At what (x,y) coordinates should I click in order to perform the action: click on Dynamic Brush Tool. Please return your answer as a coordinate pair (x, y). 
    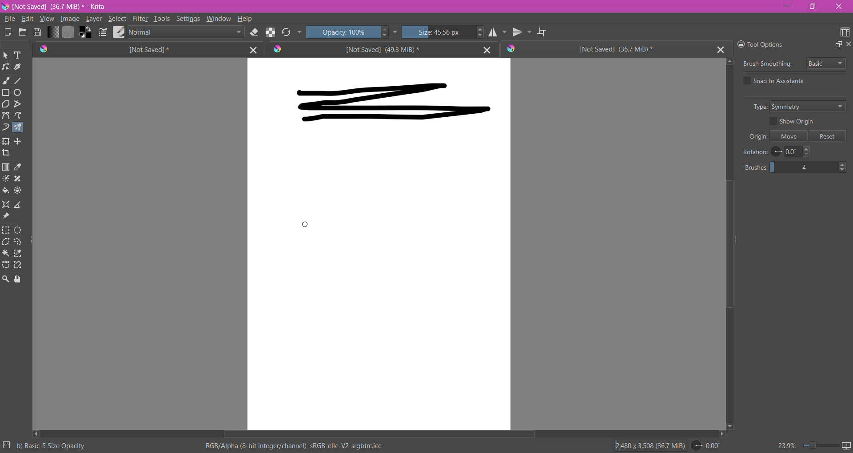
    Looking at the image, I should click on (6, 127).